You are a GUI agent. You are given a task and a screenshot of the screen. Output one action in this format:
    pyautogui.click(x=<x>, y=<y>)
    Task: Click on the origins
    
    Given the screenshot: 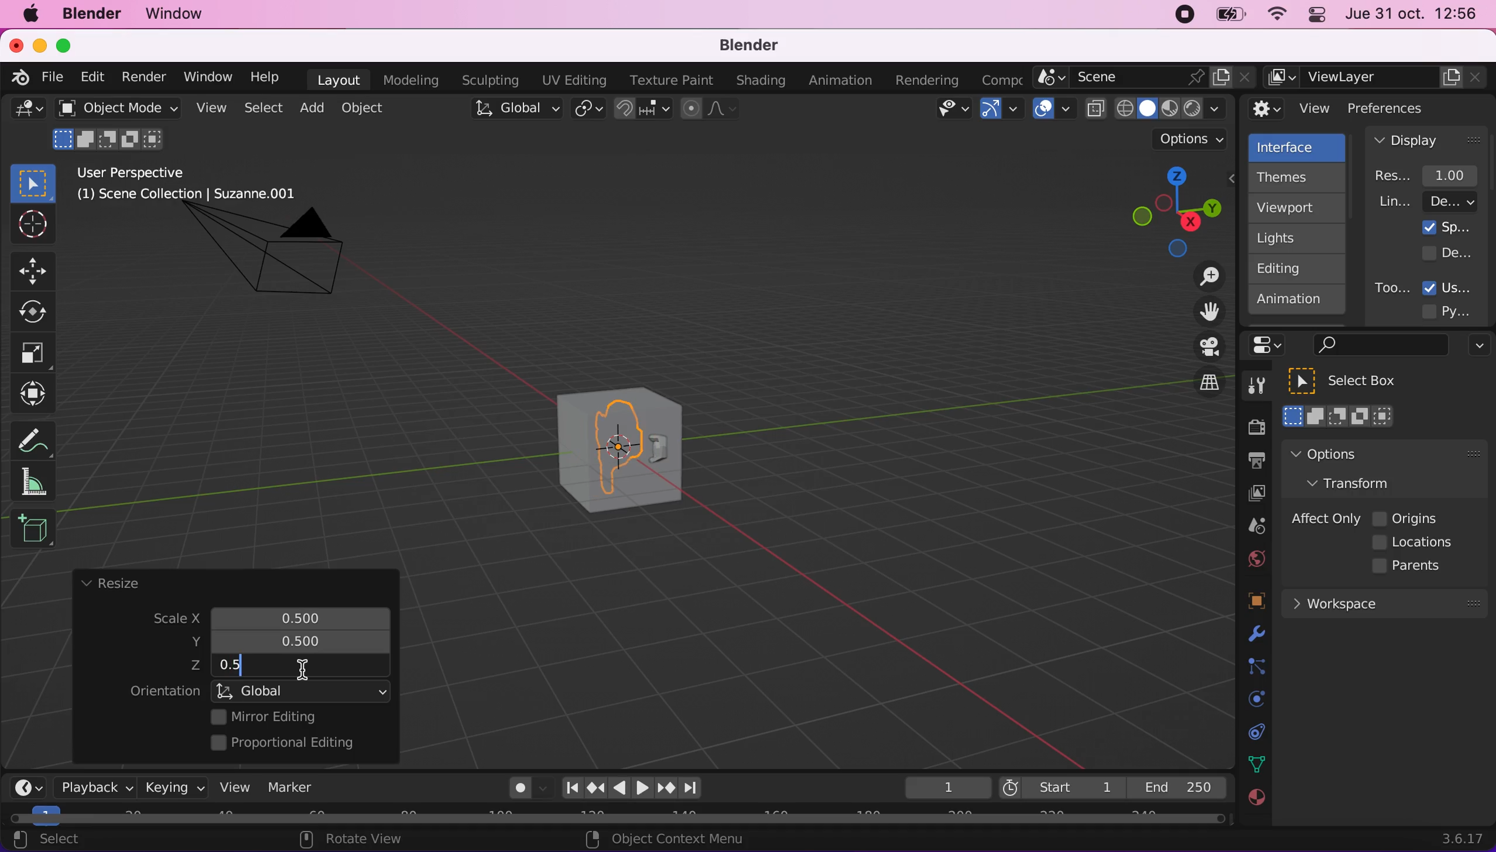 What is the action you would take?
    pyautogui.click(x=1406, y=517)
    